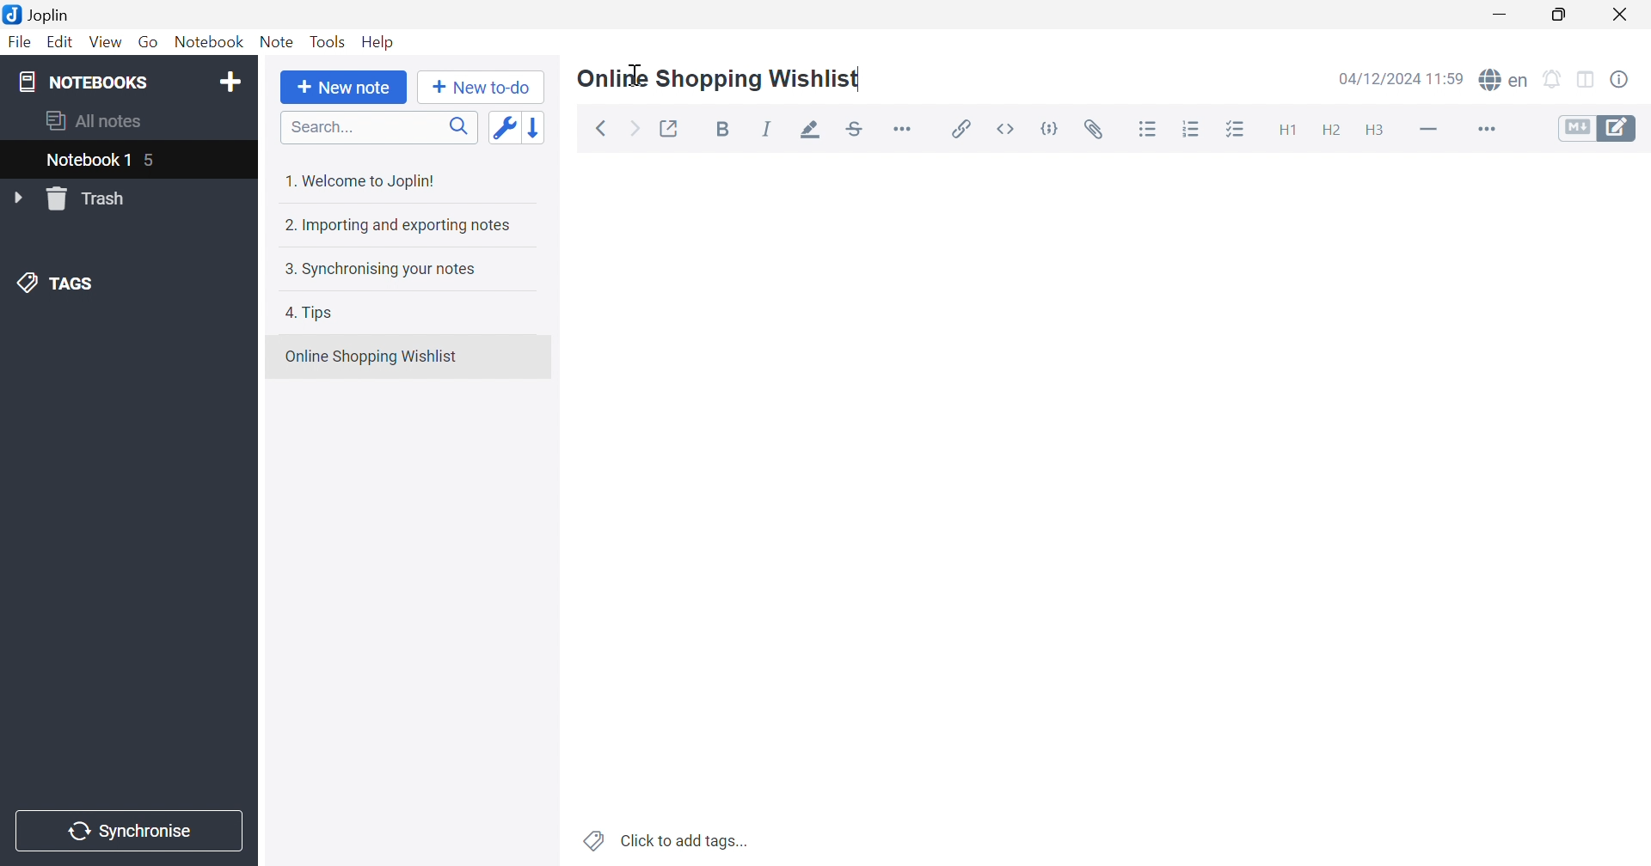 The height and width of the screenshot is (866, 1651). Describe the element at coordinates (719, 80) in the screenshot. I see `Online Shopping Wishlist` at that location.